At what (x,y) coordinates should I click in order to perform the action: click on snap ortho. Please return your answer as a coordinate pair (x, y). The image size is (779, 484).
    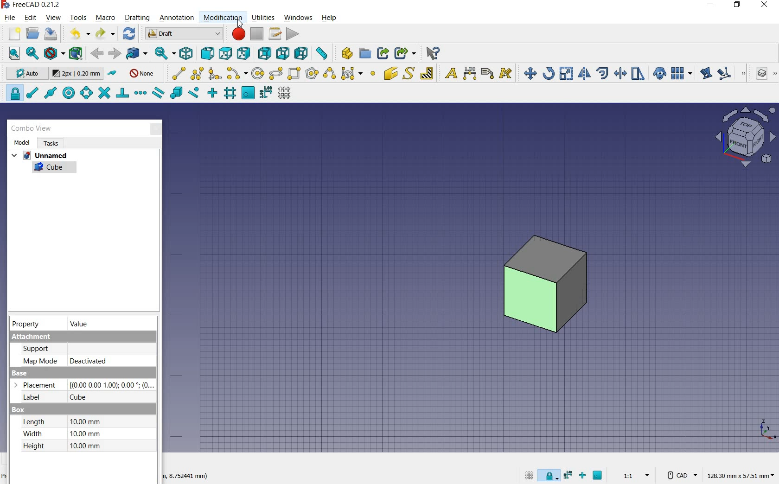
    Looking at the image, I should click on (583, 476).